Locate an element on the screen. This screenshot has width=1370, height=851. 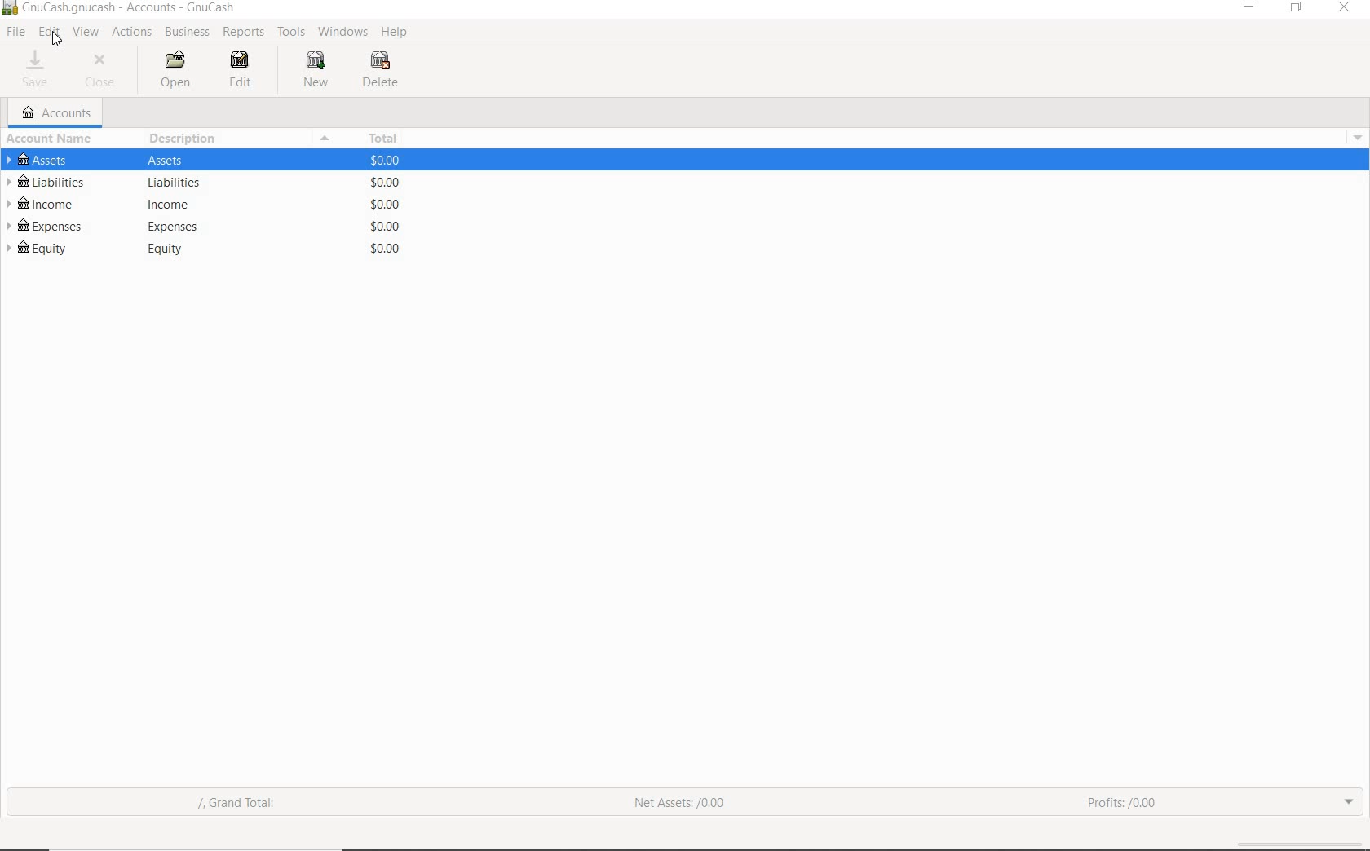
LIABILITIES is located at coordinates (51, 182).